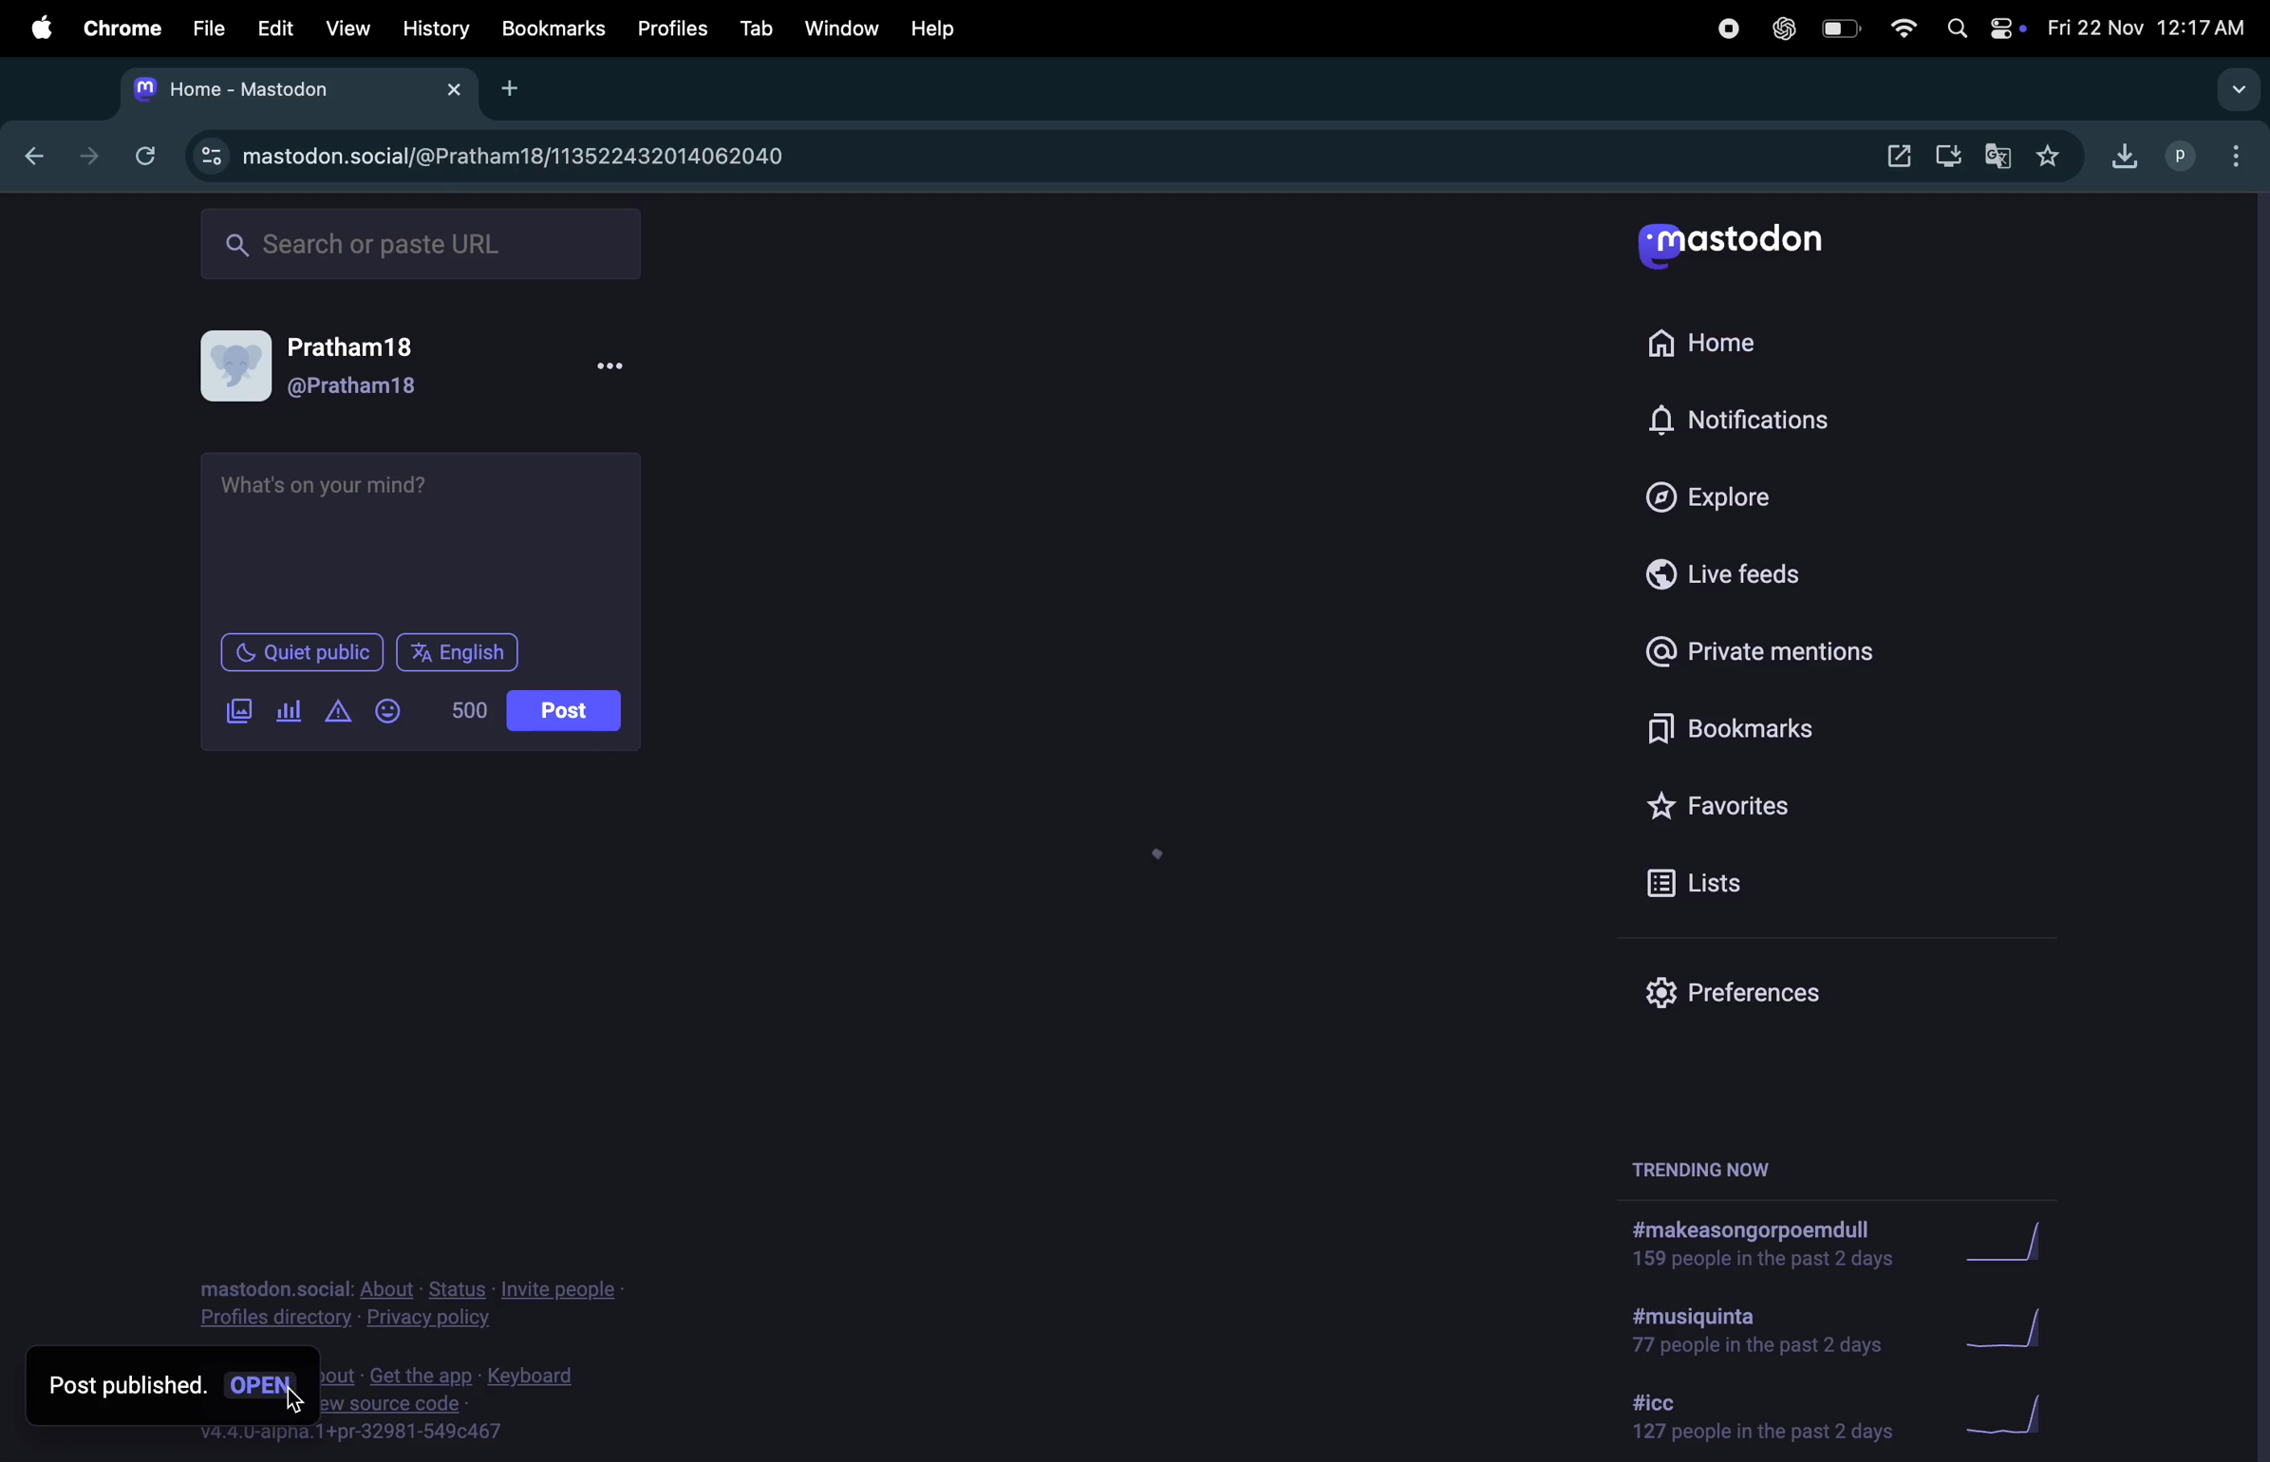 The height and width of the screenshot is (1462, 2270). What do you see at coordinates (842, 24) in the screenshot?
I see `window` at bounding box center [842, 24].